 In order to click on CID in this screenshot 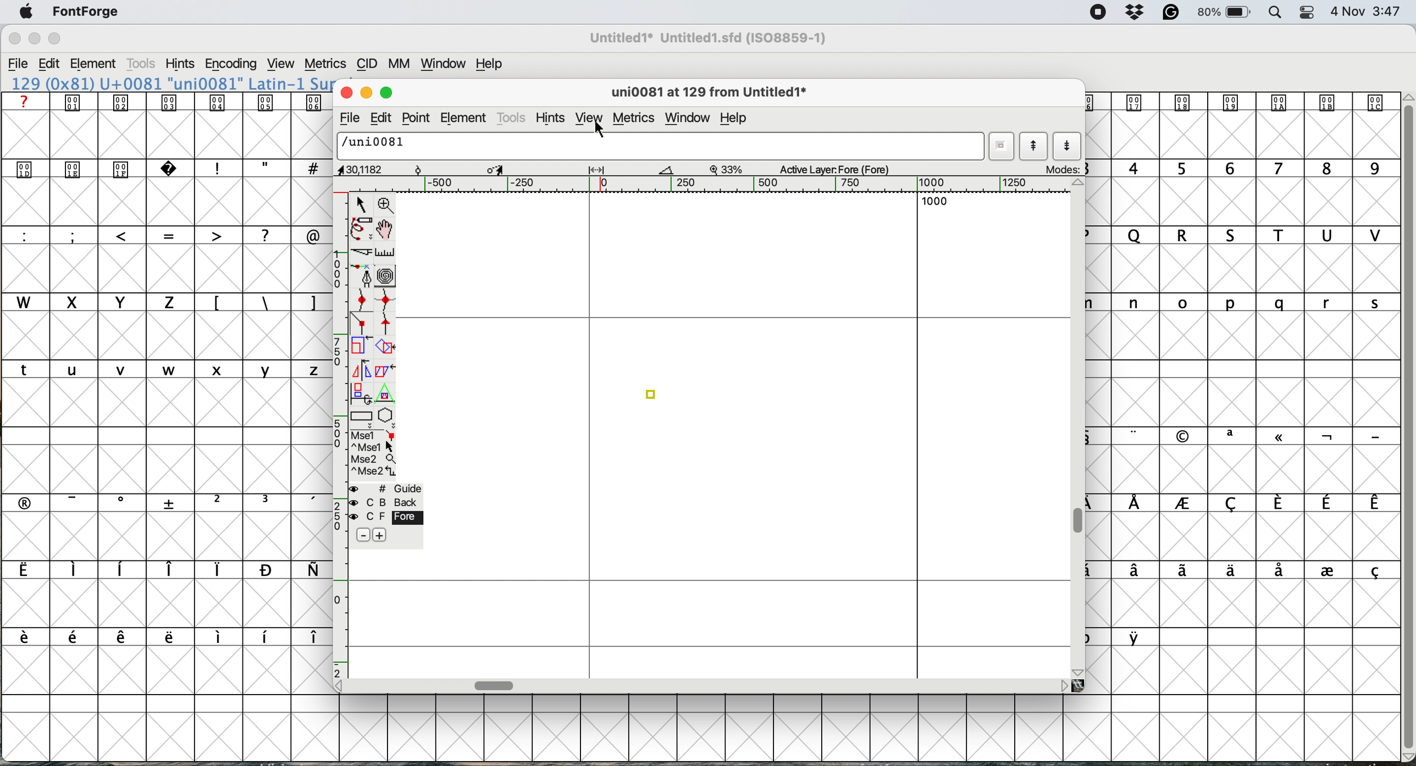, I will do `click(367, 65)`.